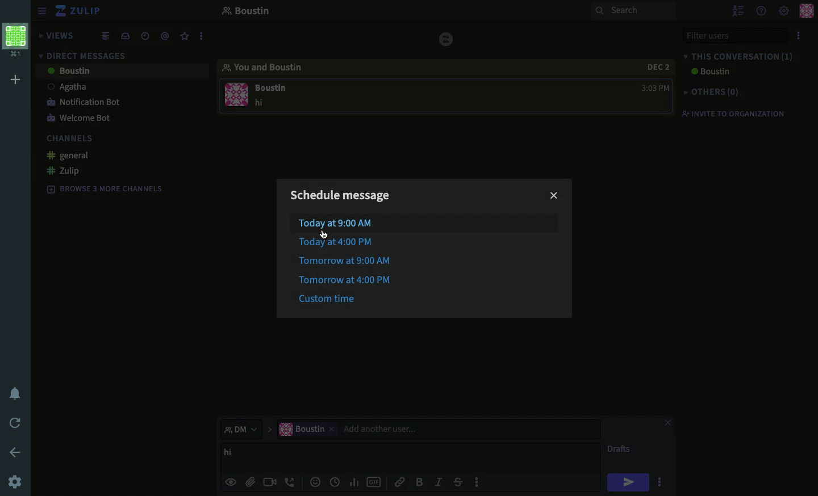 This screenshot has width=818, height=496. Describe the element at coordinates (762, 10) in the screenshot. I see `help` at that location.